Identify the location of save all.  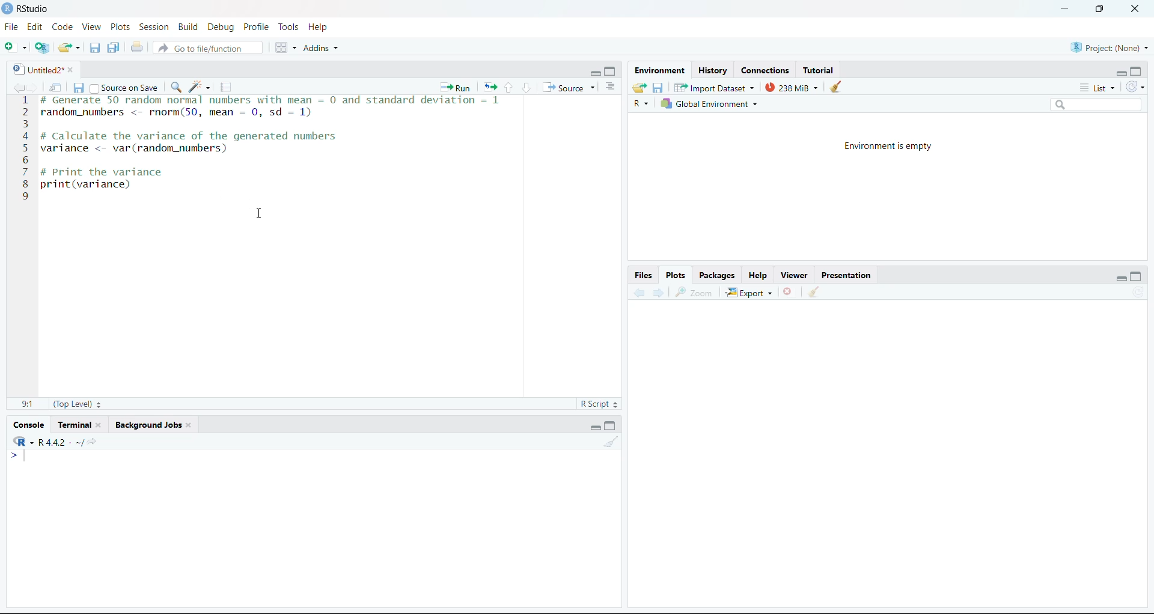
(114, 47).